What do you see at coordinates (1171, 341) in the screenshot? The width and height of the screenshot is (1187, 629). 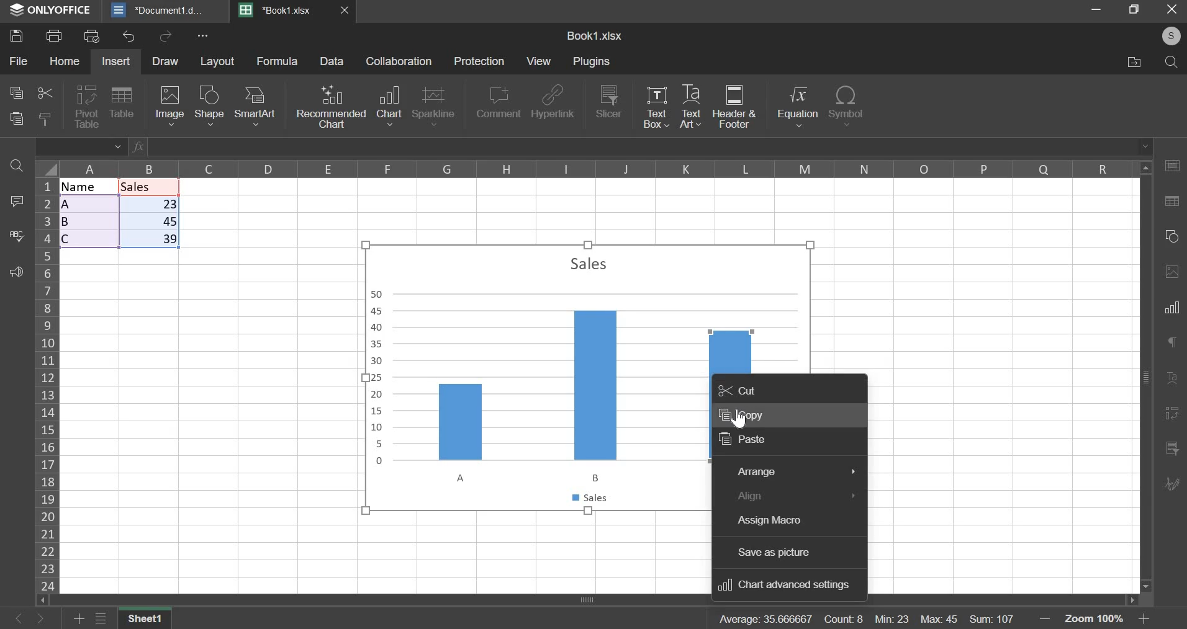 I see `Comment Tool` at bounding box center [1171, 341].